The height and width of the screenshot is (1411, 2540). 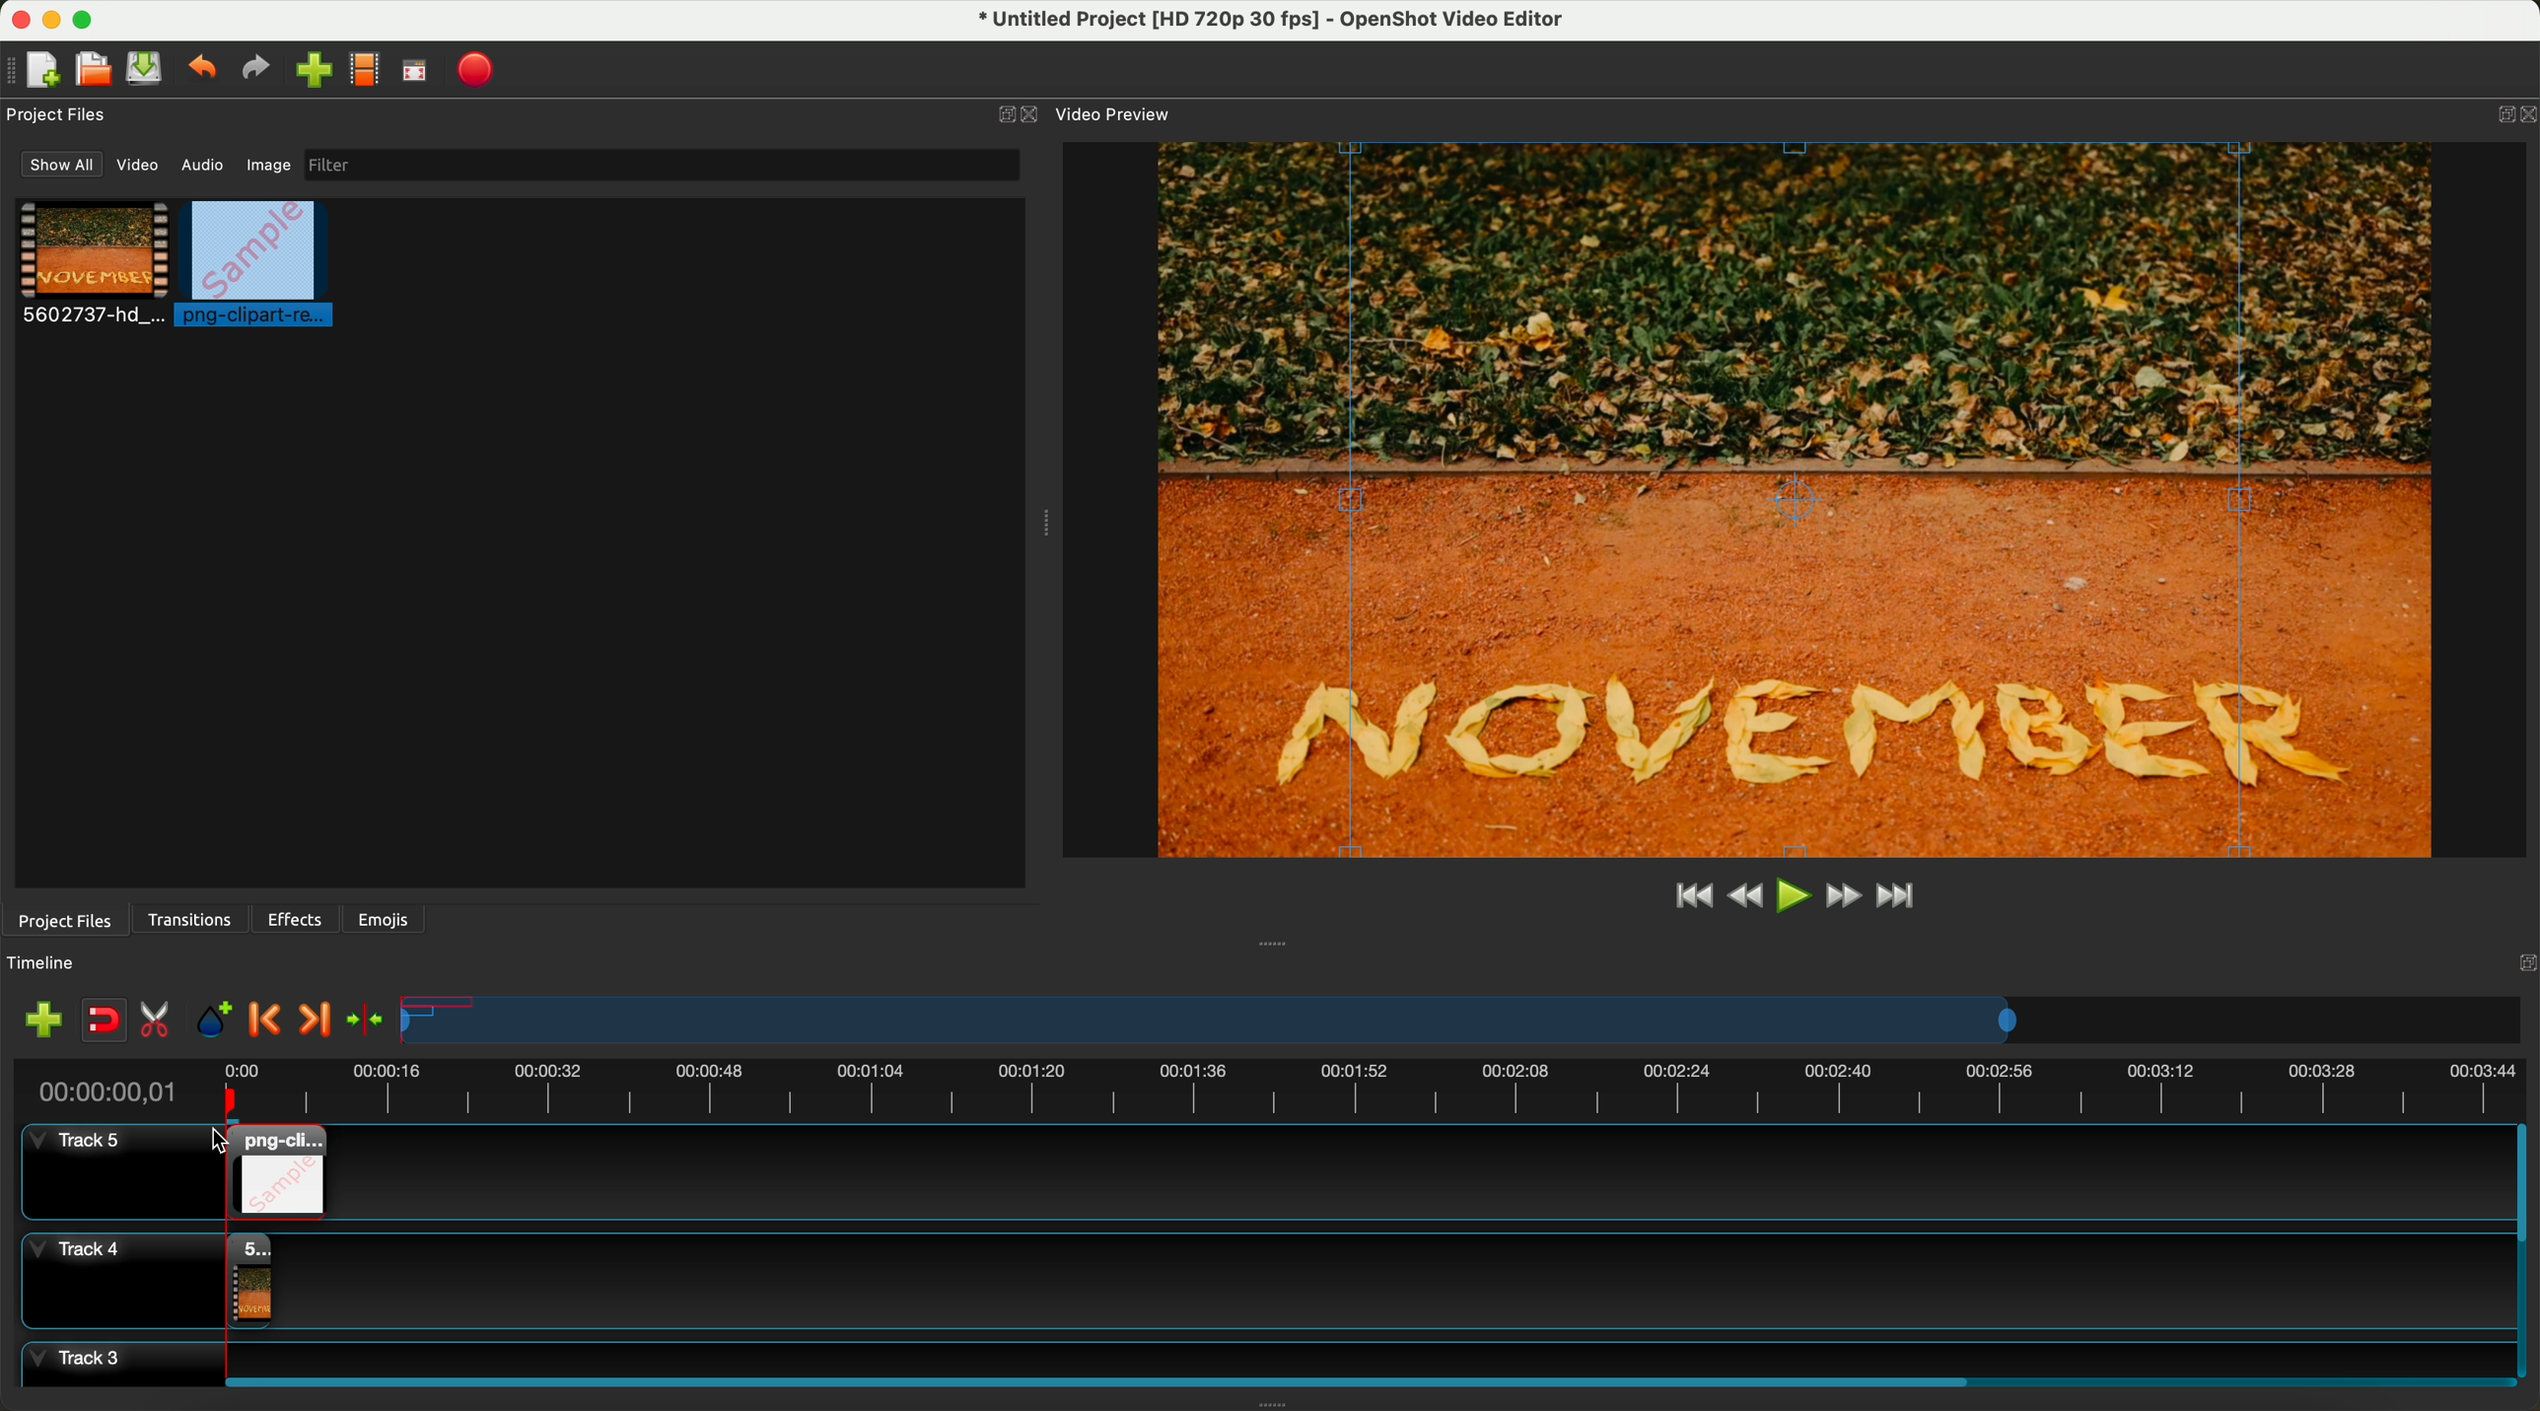 What do you see at coordinates (192, 920) in the screenshot?
I see `transitions` at bounding box center [192, 920].